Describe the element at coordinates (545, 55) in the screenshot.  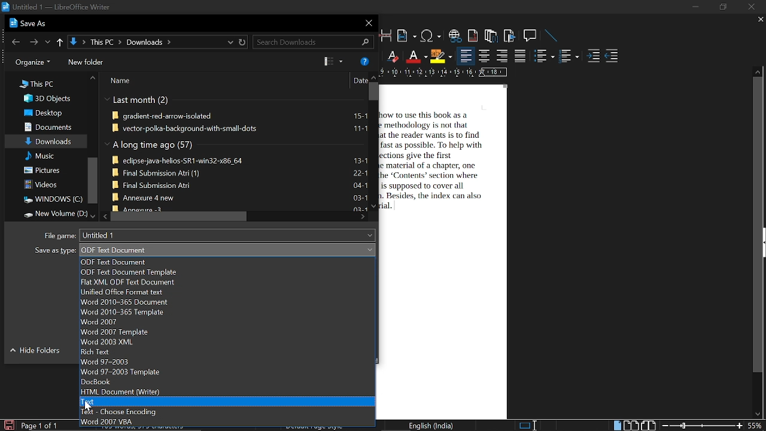
I see `toggle ordered list` at that location.